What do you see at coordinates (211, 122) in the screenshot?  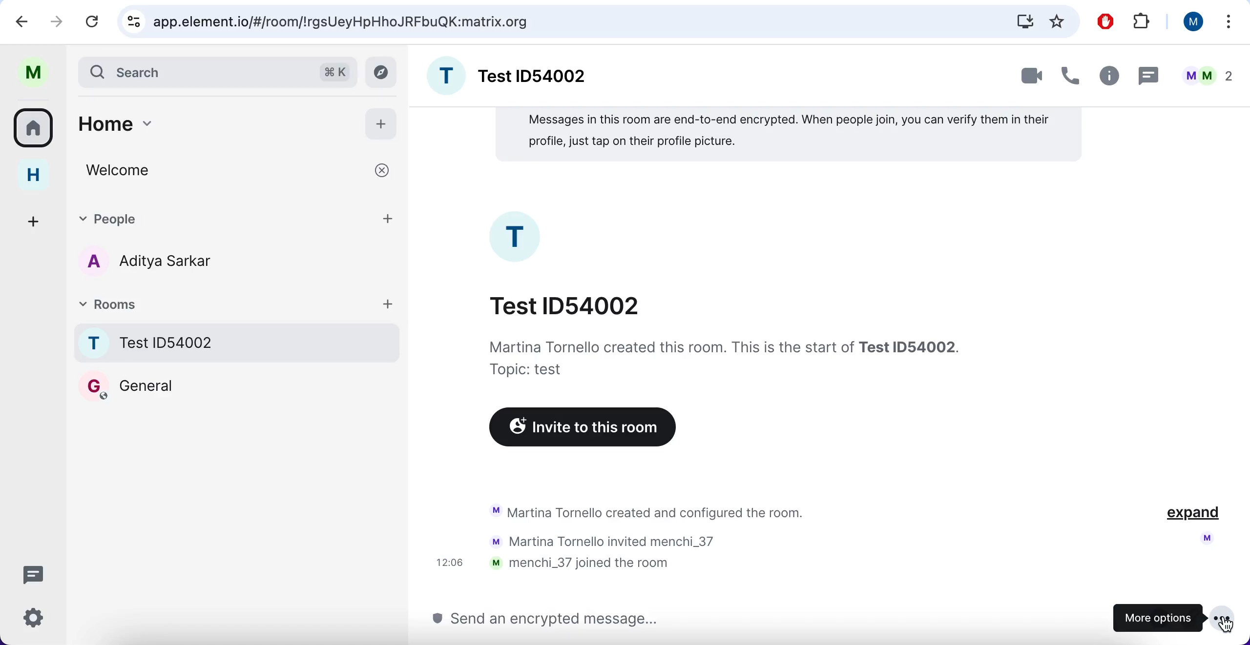 I see `home` at bounding box center [211, 122].